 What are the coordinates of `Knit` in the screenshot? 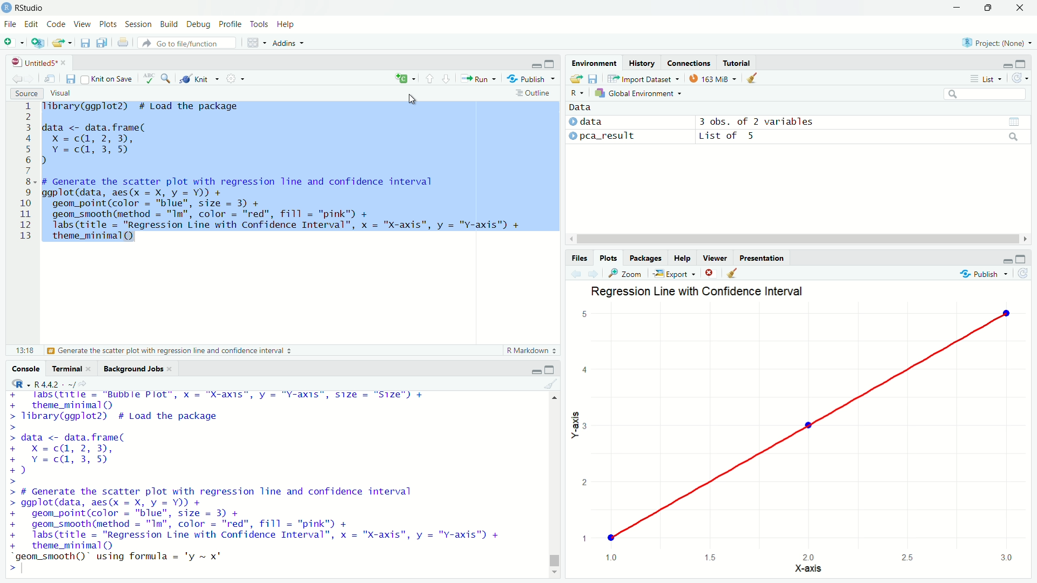 It's located at (199, 78).